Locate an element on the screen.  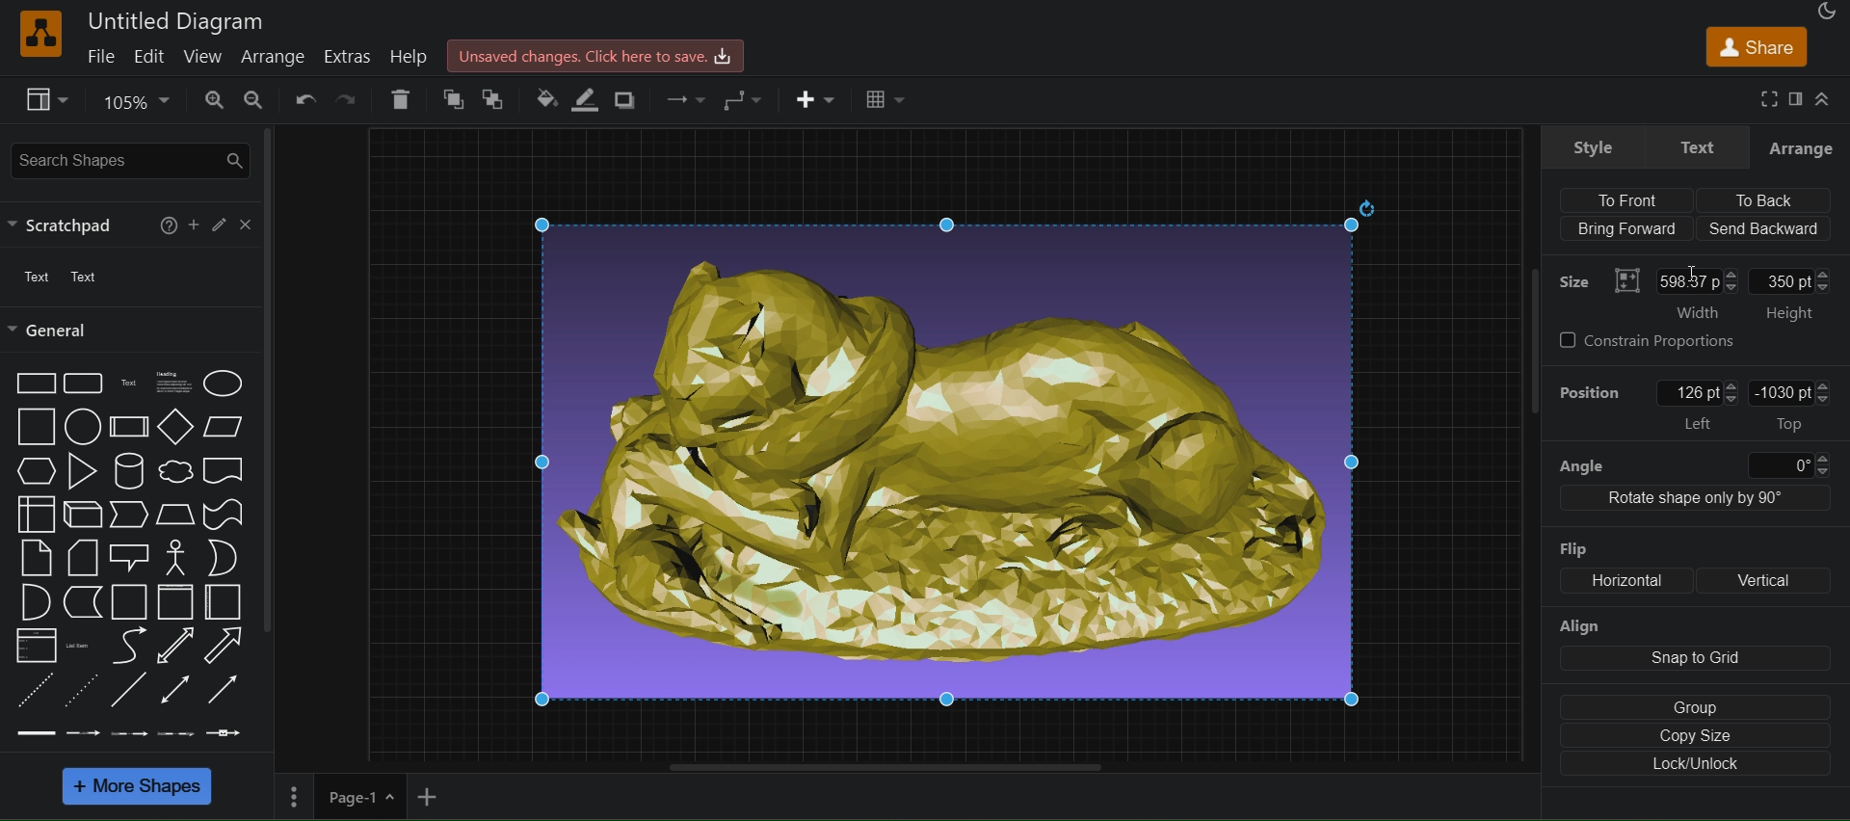
angle 0 degree is located at coordinates (1692, 463).